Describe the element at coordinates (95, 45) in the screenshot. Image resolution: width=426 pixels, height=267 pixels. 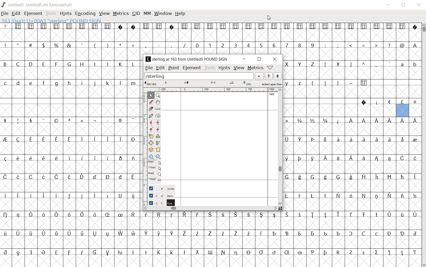
I see `(` at that location.